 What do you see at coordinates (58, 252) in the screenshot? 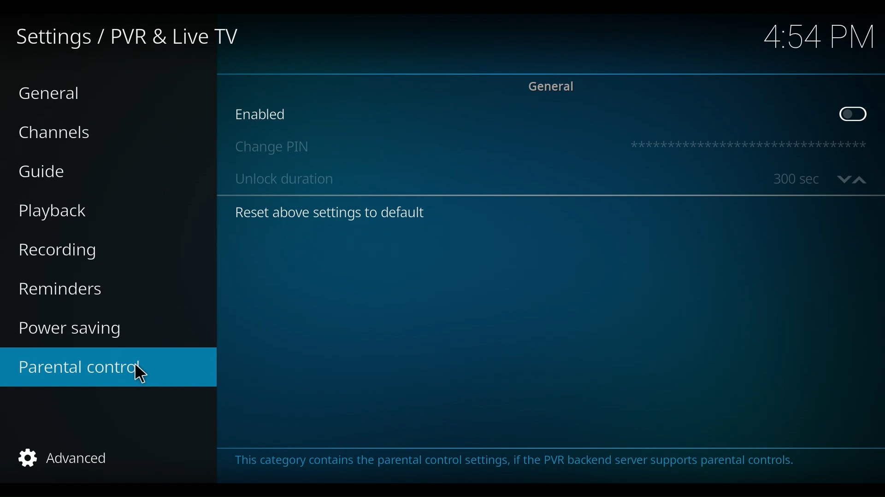
I see `Recording` at bounding box center [58, 252].